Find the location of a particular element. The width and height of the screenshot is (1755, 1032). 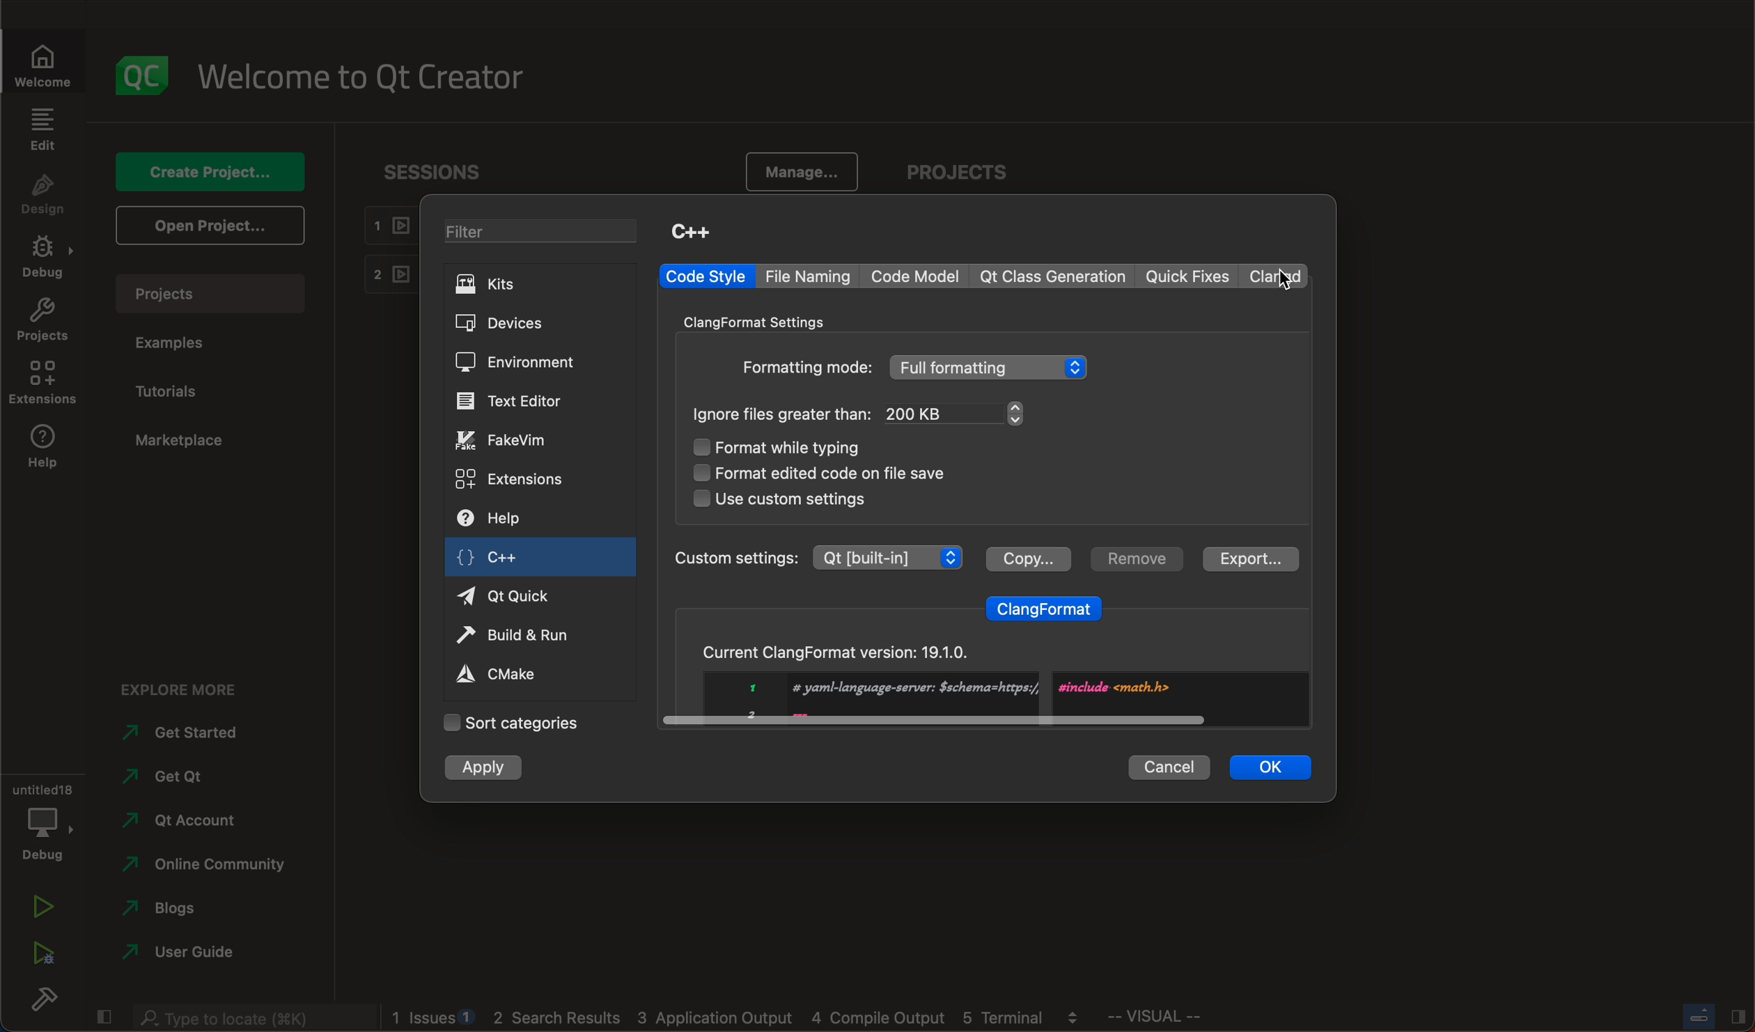

open projects is located at coordinates (214, 224).